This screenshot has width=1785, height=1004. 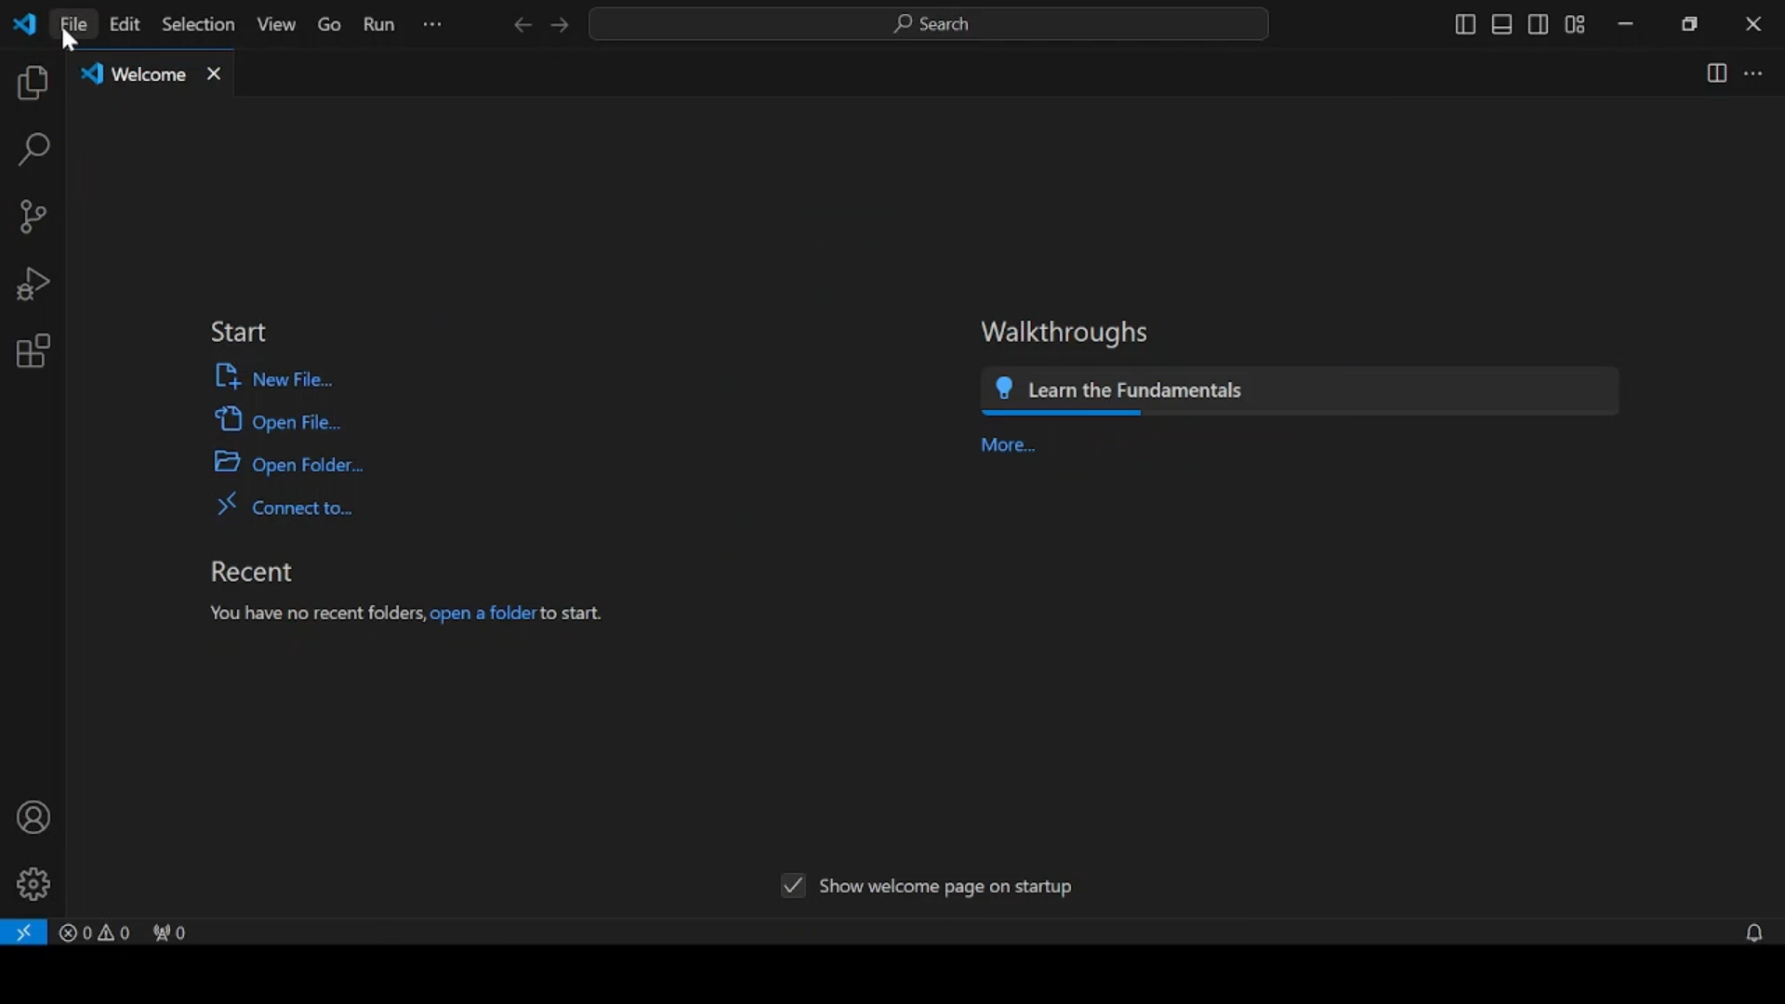 I want to click on walkthroughs, so click(x=1065, y=332).